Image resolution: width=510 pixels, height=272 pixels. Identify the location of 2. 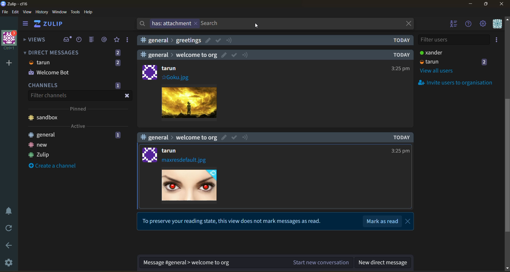
(485, 62).